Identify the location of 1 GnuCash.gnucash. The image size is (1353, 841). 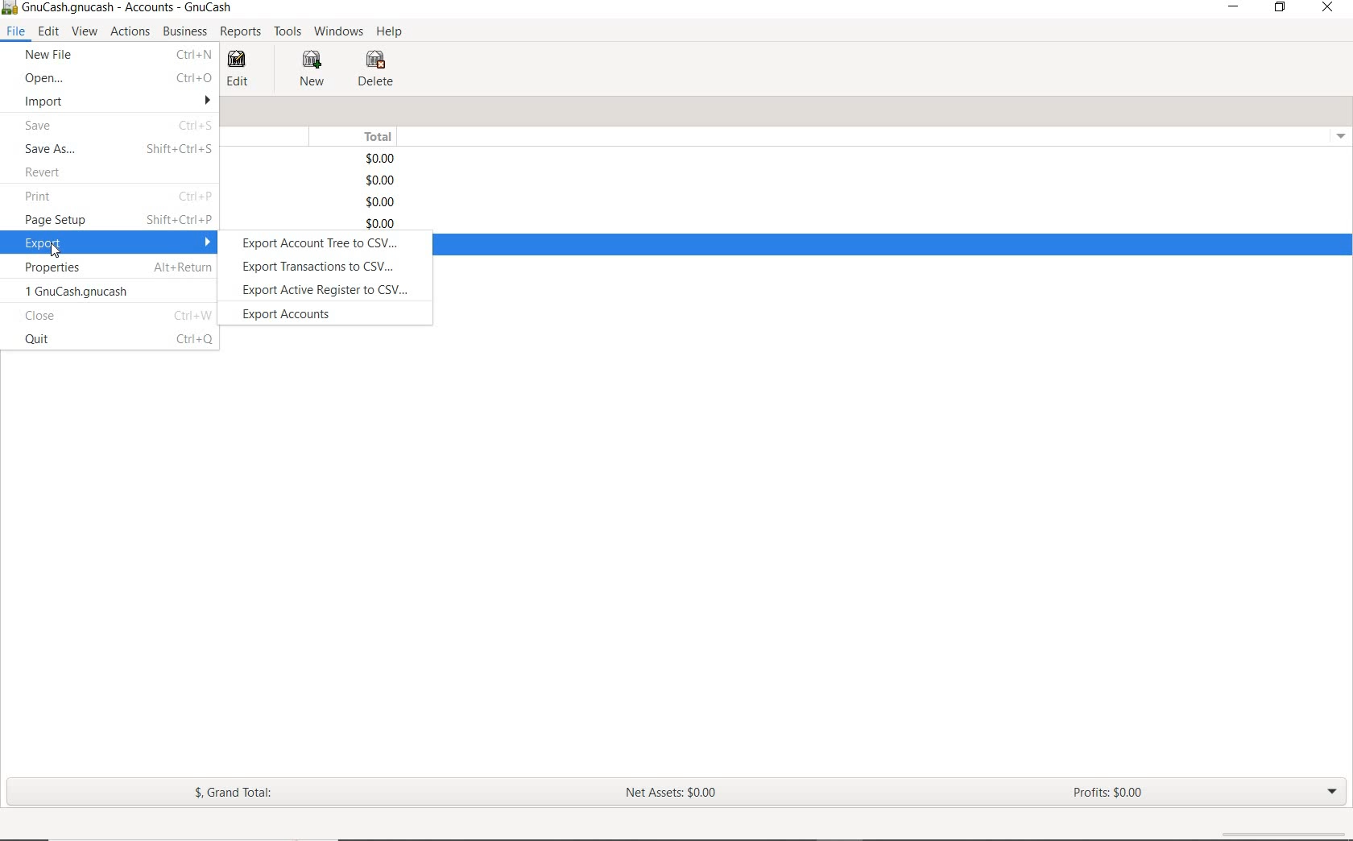
(77, 292).